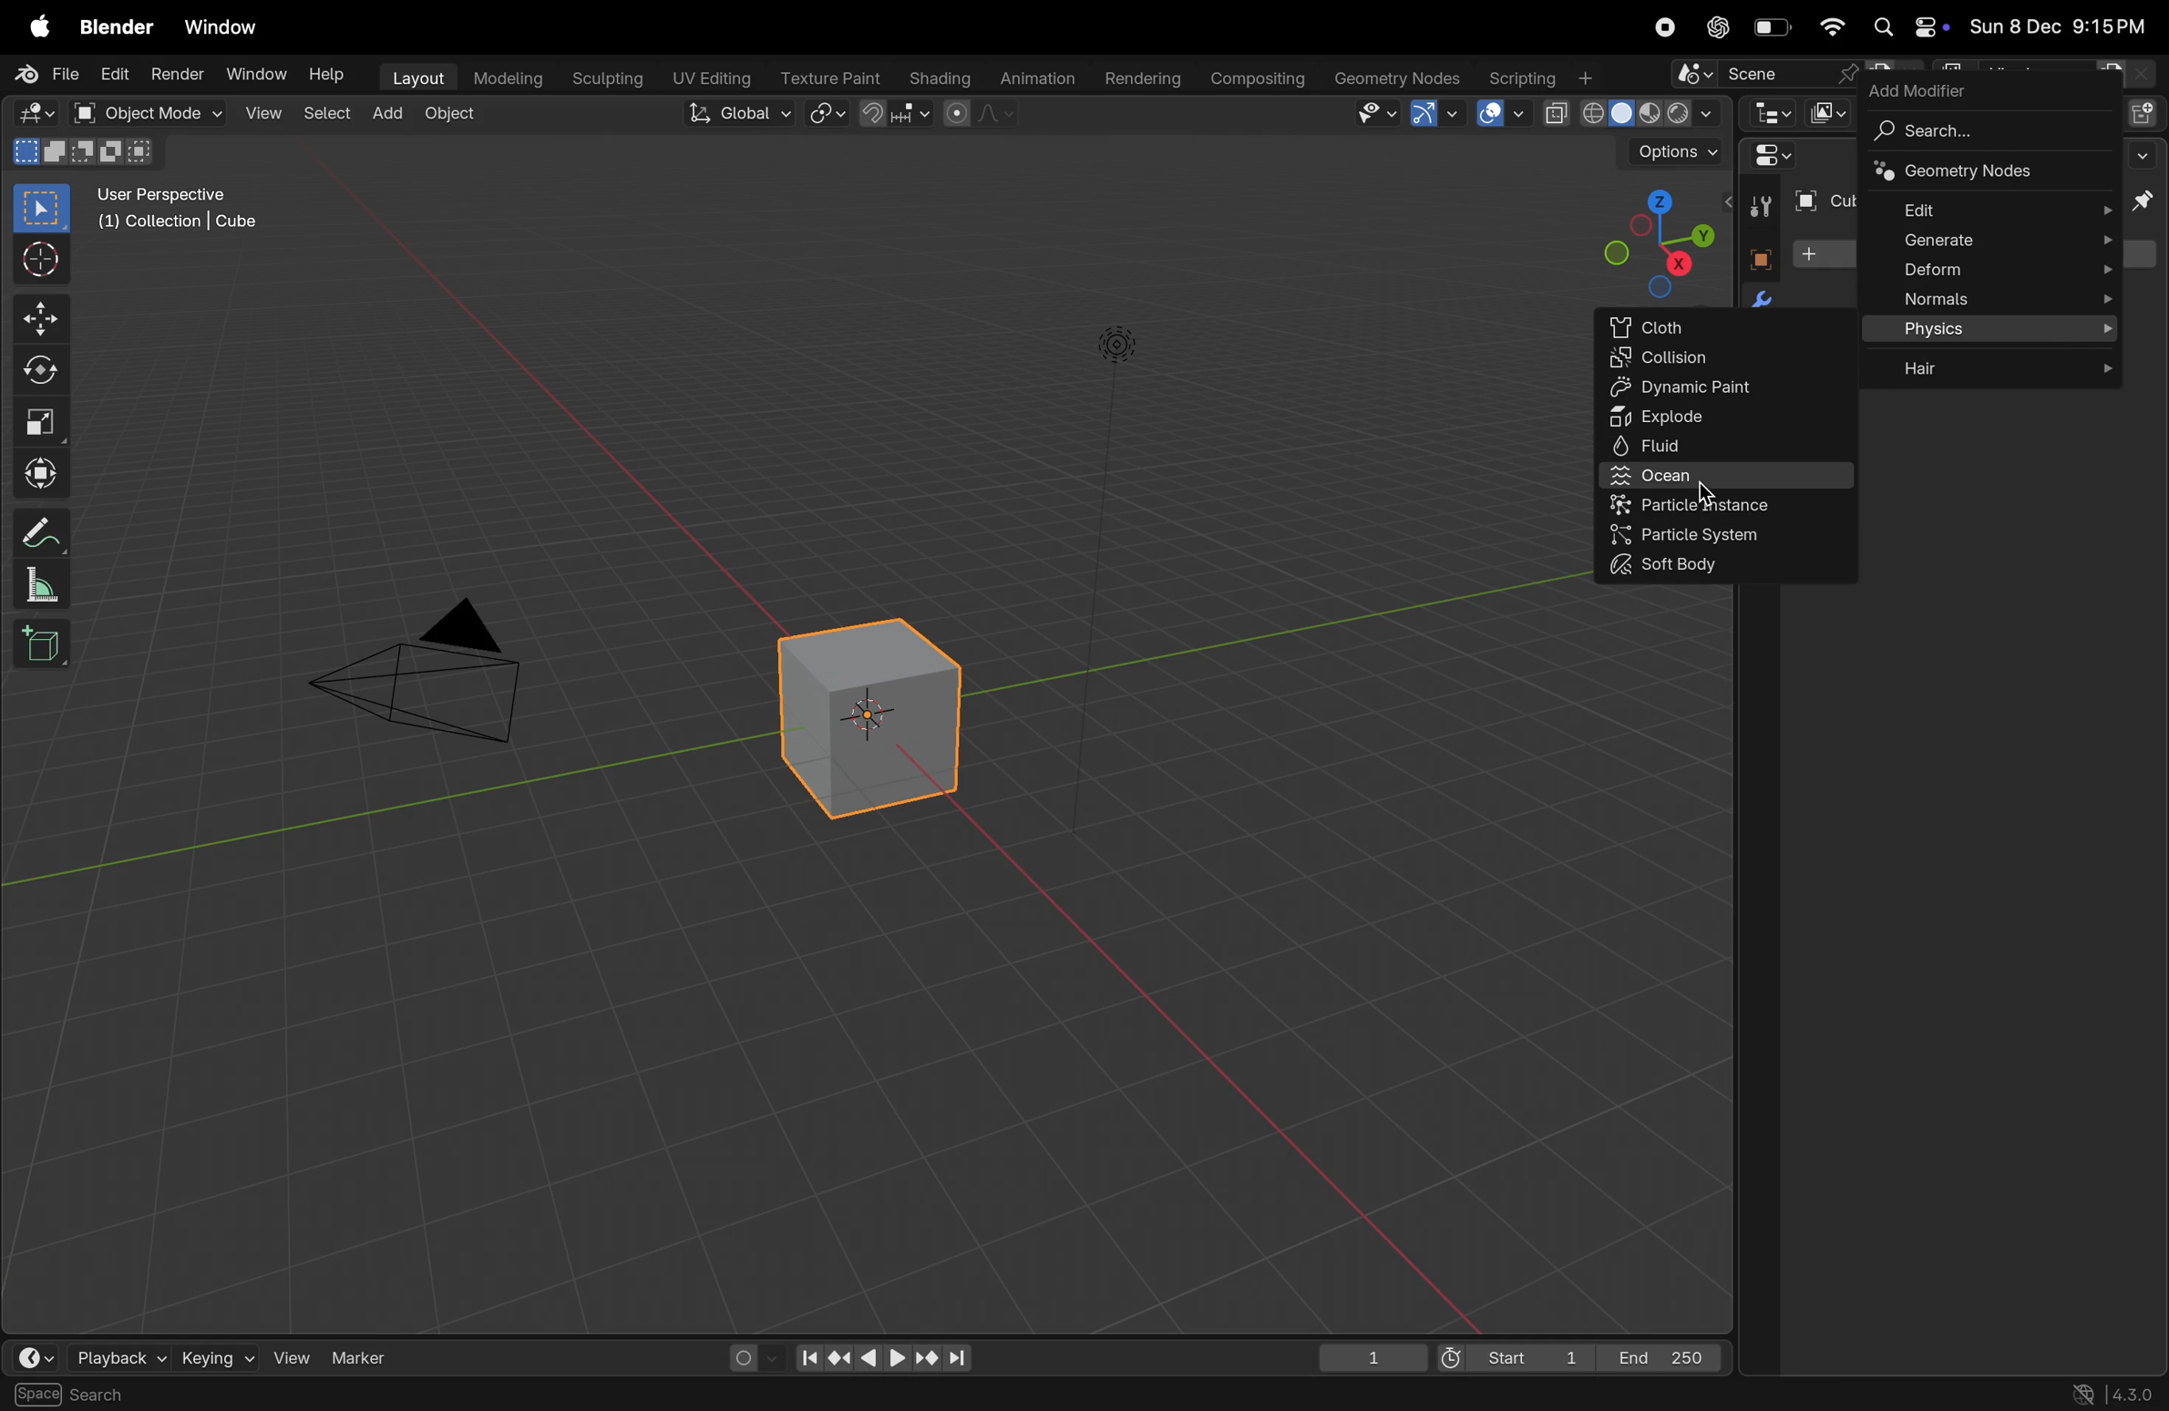  What do you see at coordinates (83, 151) in the screenshot?
I see `modes` at bounding box center [83, 151].